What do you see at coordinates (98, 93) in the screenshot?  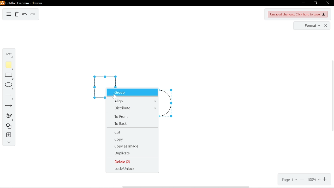 I see `square selected` at bounding box center [98, 93].